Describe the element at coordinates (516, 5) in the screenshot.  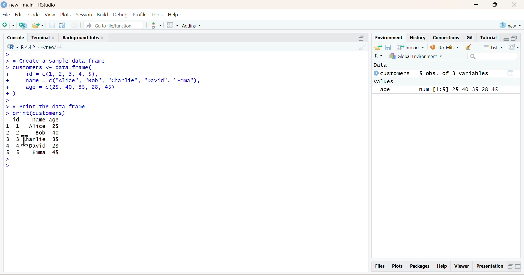
I see `close` at that location.